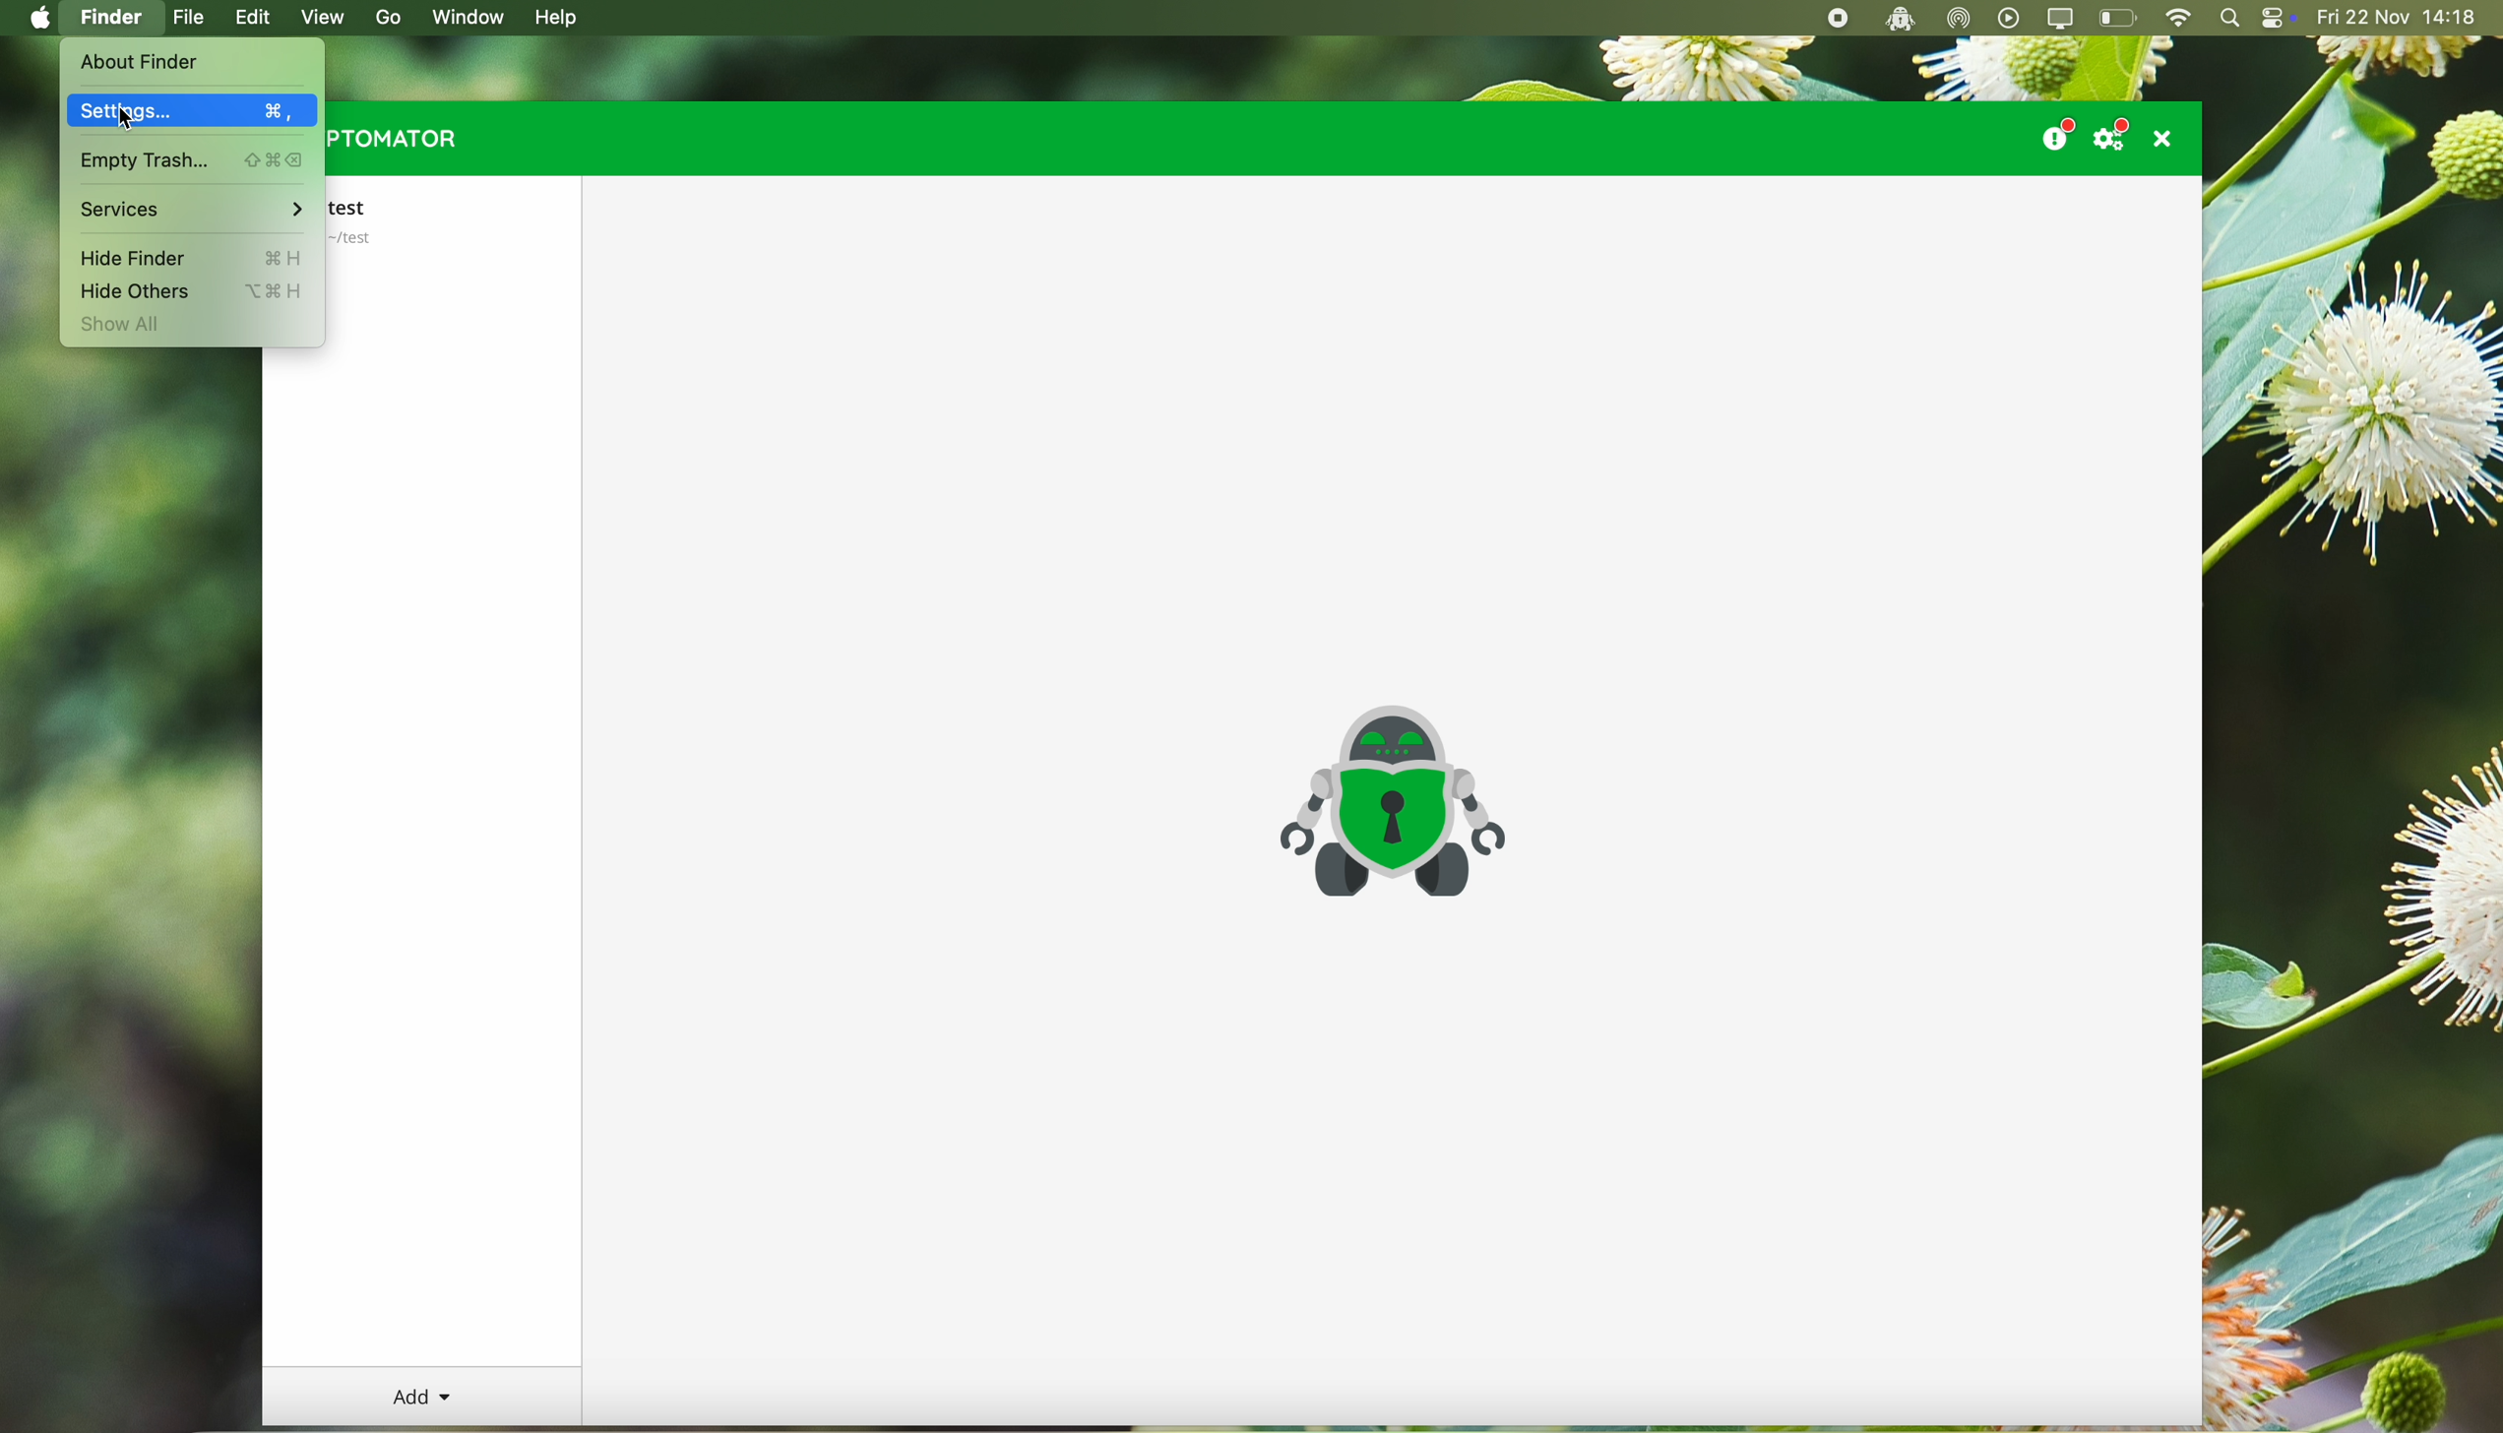 The width and height of the screenshot is (2503, 1433). What do you see at coordinates (2055, 131) in the screenshot?
I see `donate` at bounding box center [2055, 131].